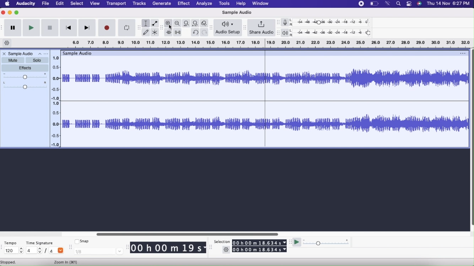  Describe the element at coordinates (226, 250) in the screenshot. I see `Settings` at that location.